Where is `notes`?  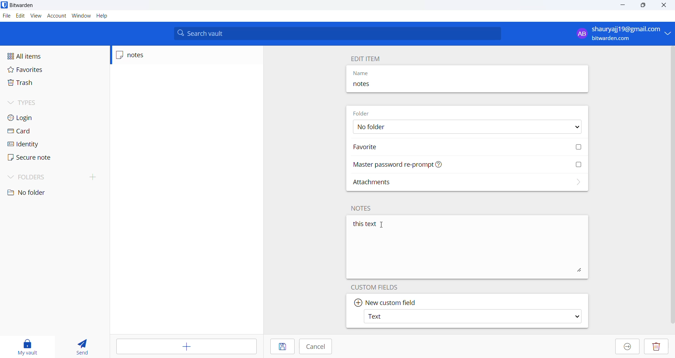
notes is located at coordinates (147, 55).